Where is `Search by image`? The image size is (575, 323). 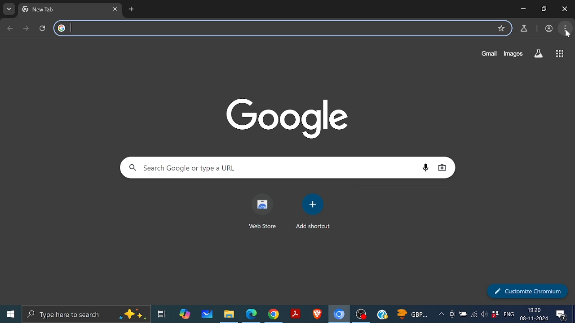 Search by image is located at coordinates (442, 168).